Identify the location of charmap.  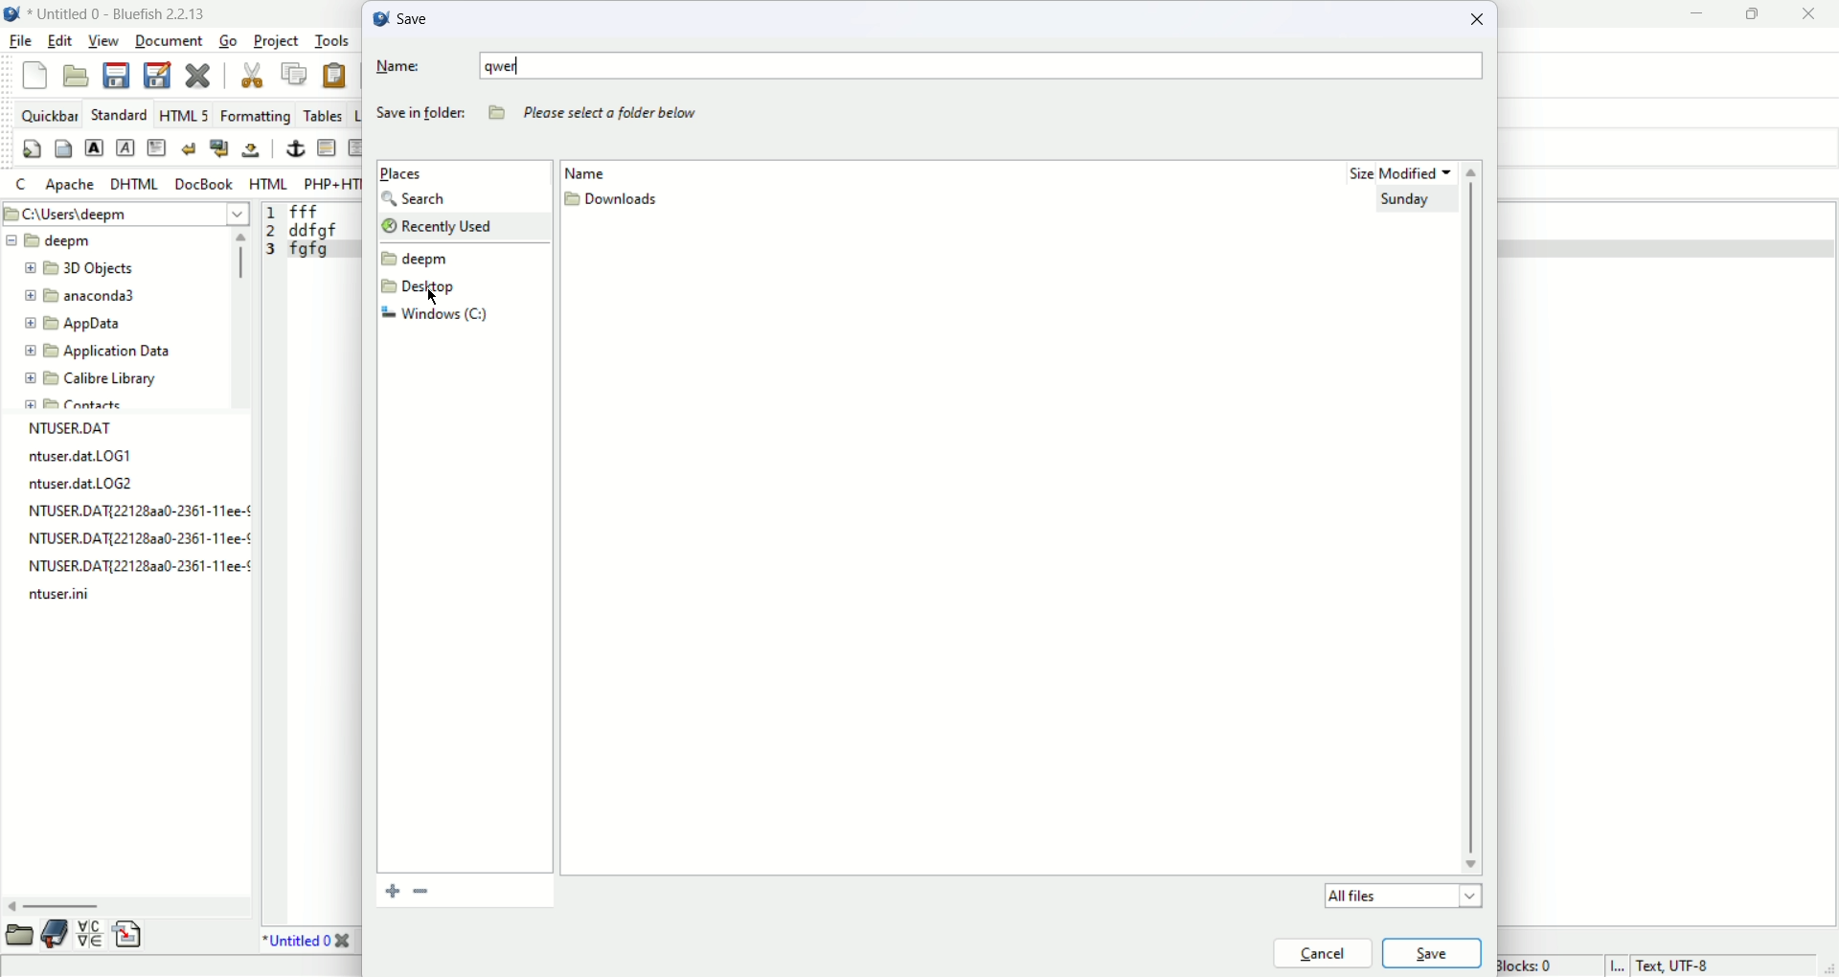
(91, 940).